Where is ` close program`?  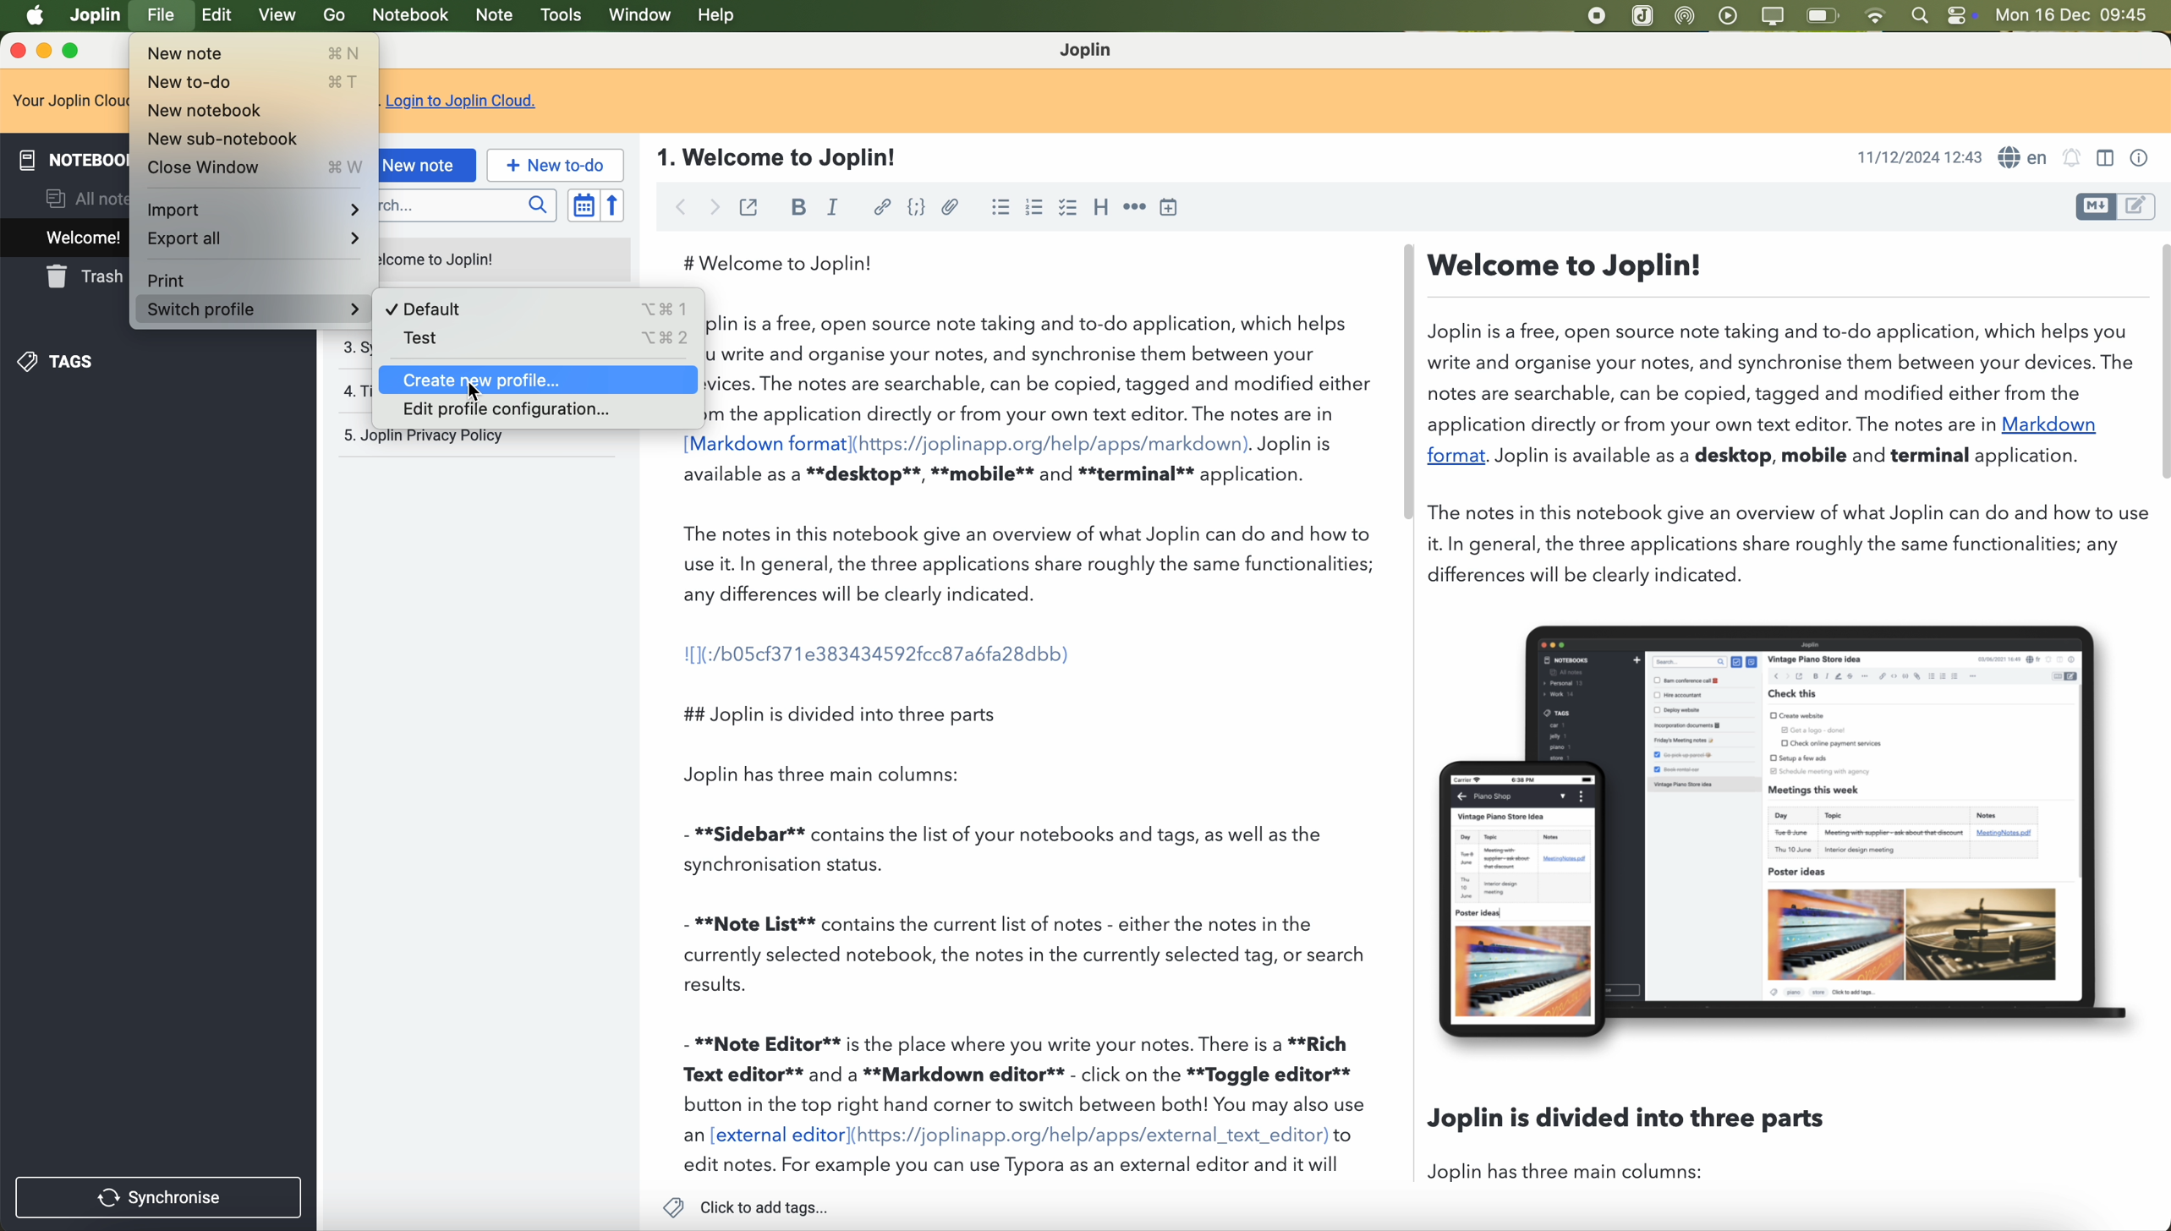  close program is located at coordinates (14, 51).